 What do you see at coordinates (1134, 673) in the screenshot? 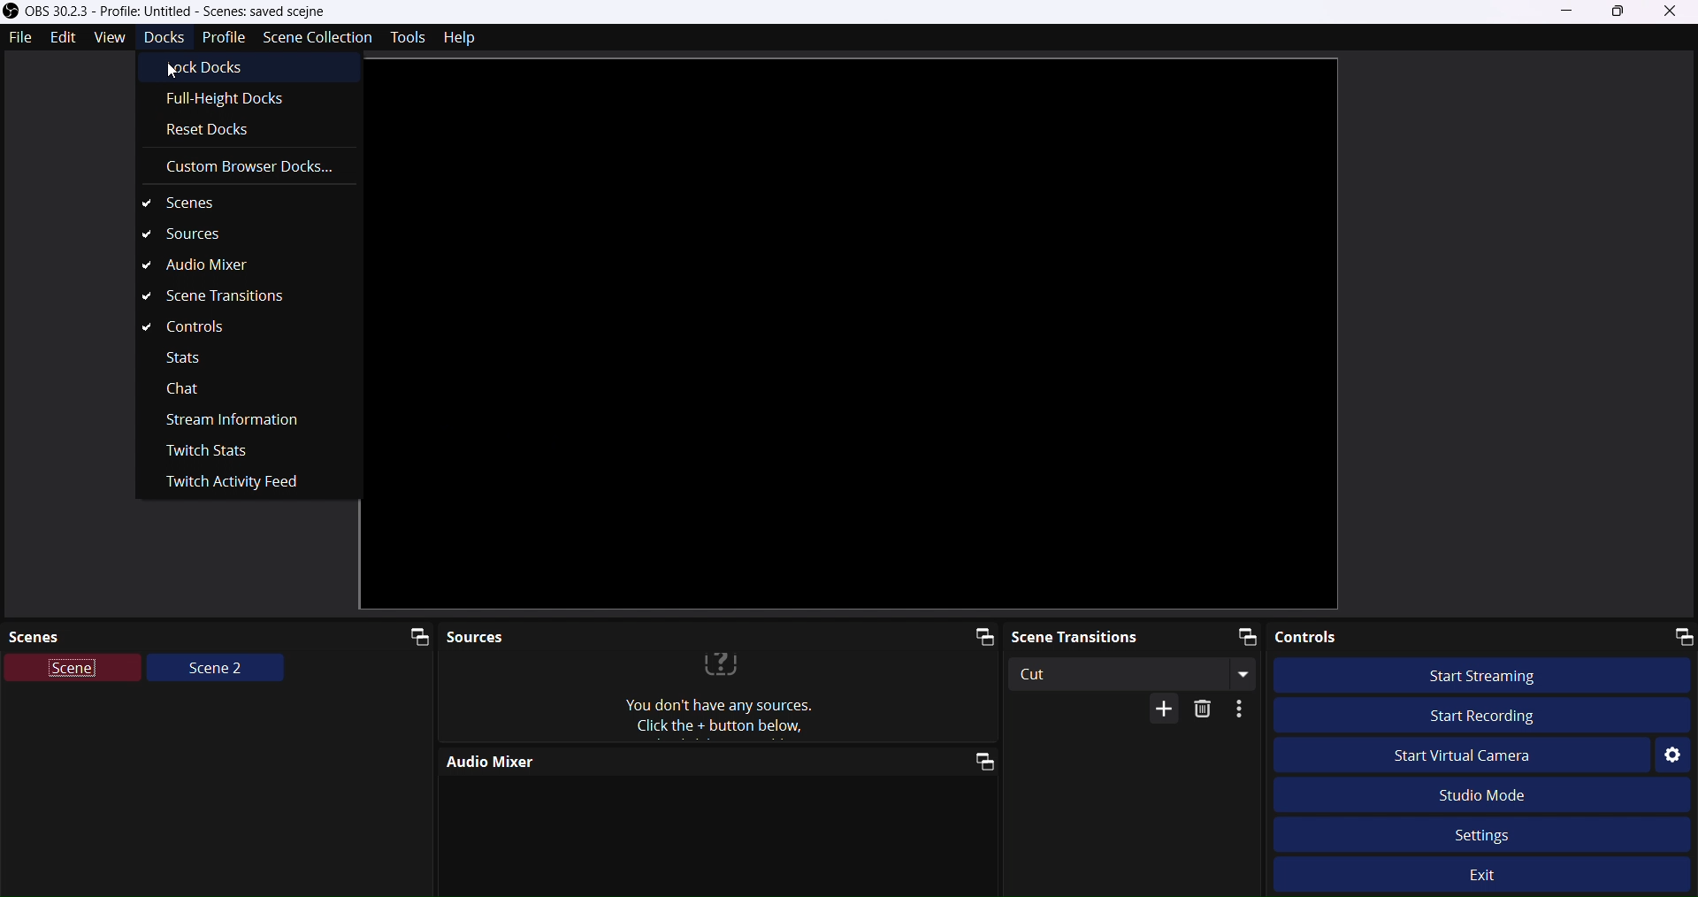
I see `Cut` at bounding box center [1134, 673].